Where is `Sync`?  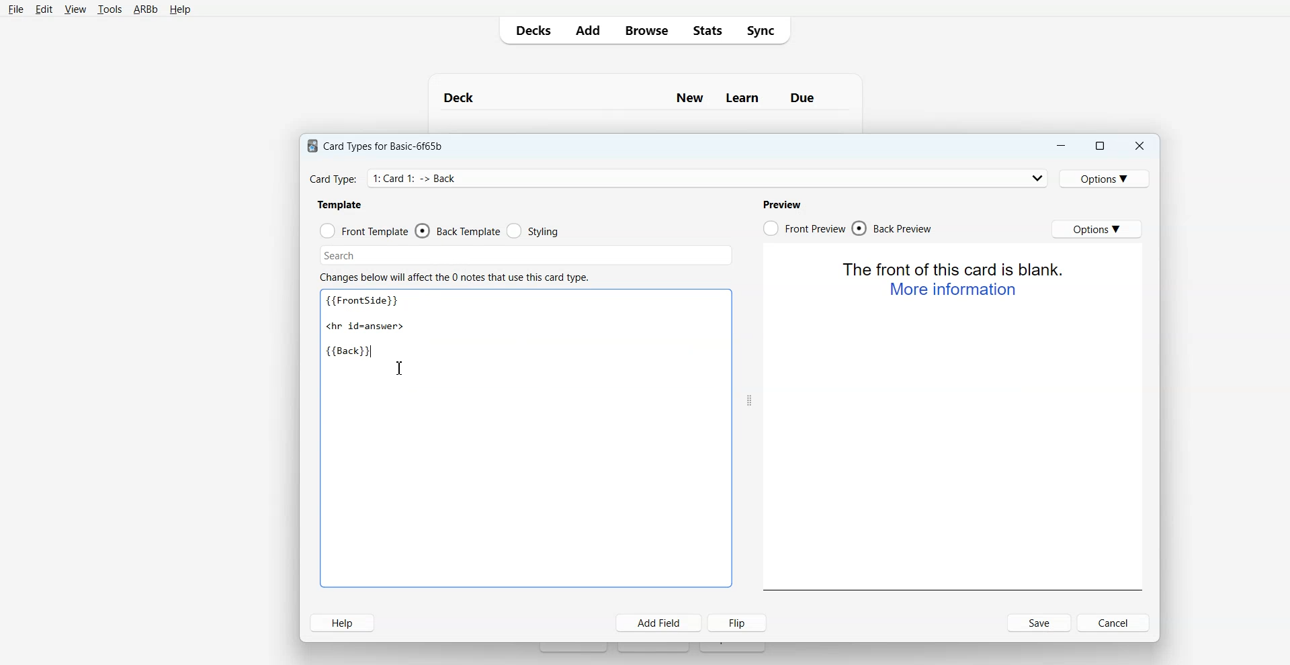 Sync is located at coordinates (765, 31).